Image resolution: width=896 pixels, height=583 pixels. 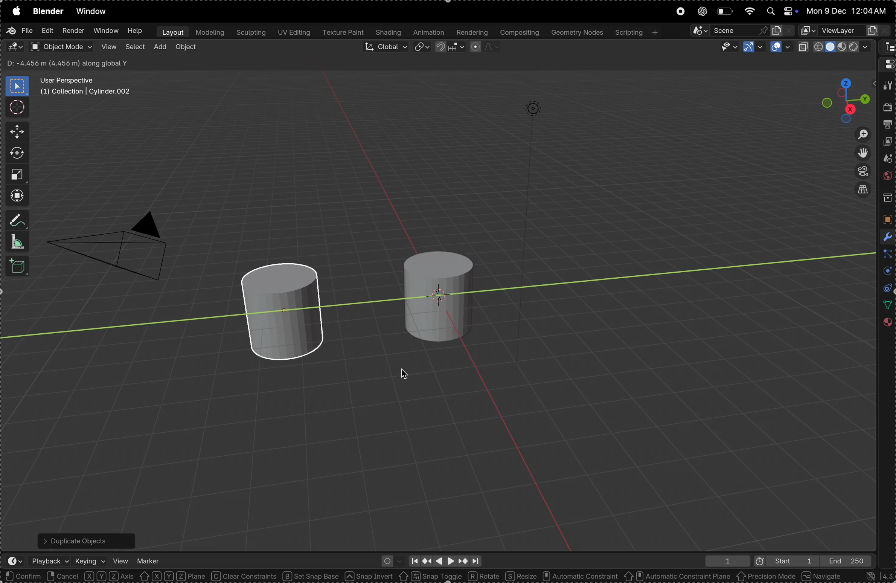 What do you see at coordinates (17, 174) in the screenshot?
I see `scale` at bounding box center [17, 174].